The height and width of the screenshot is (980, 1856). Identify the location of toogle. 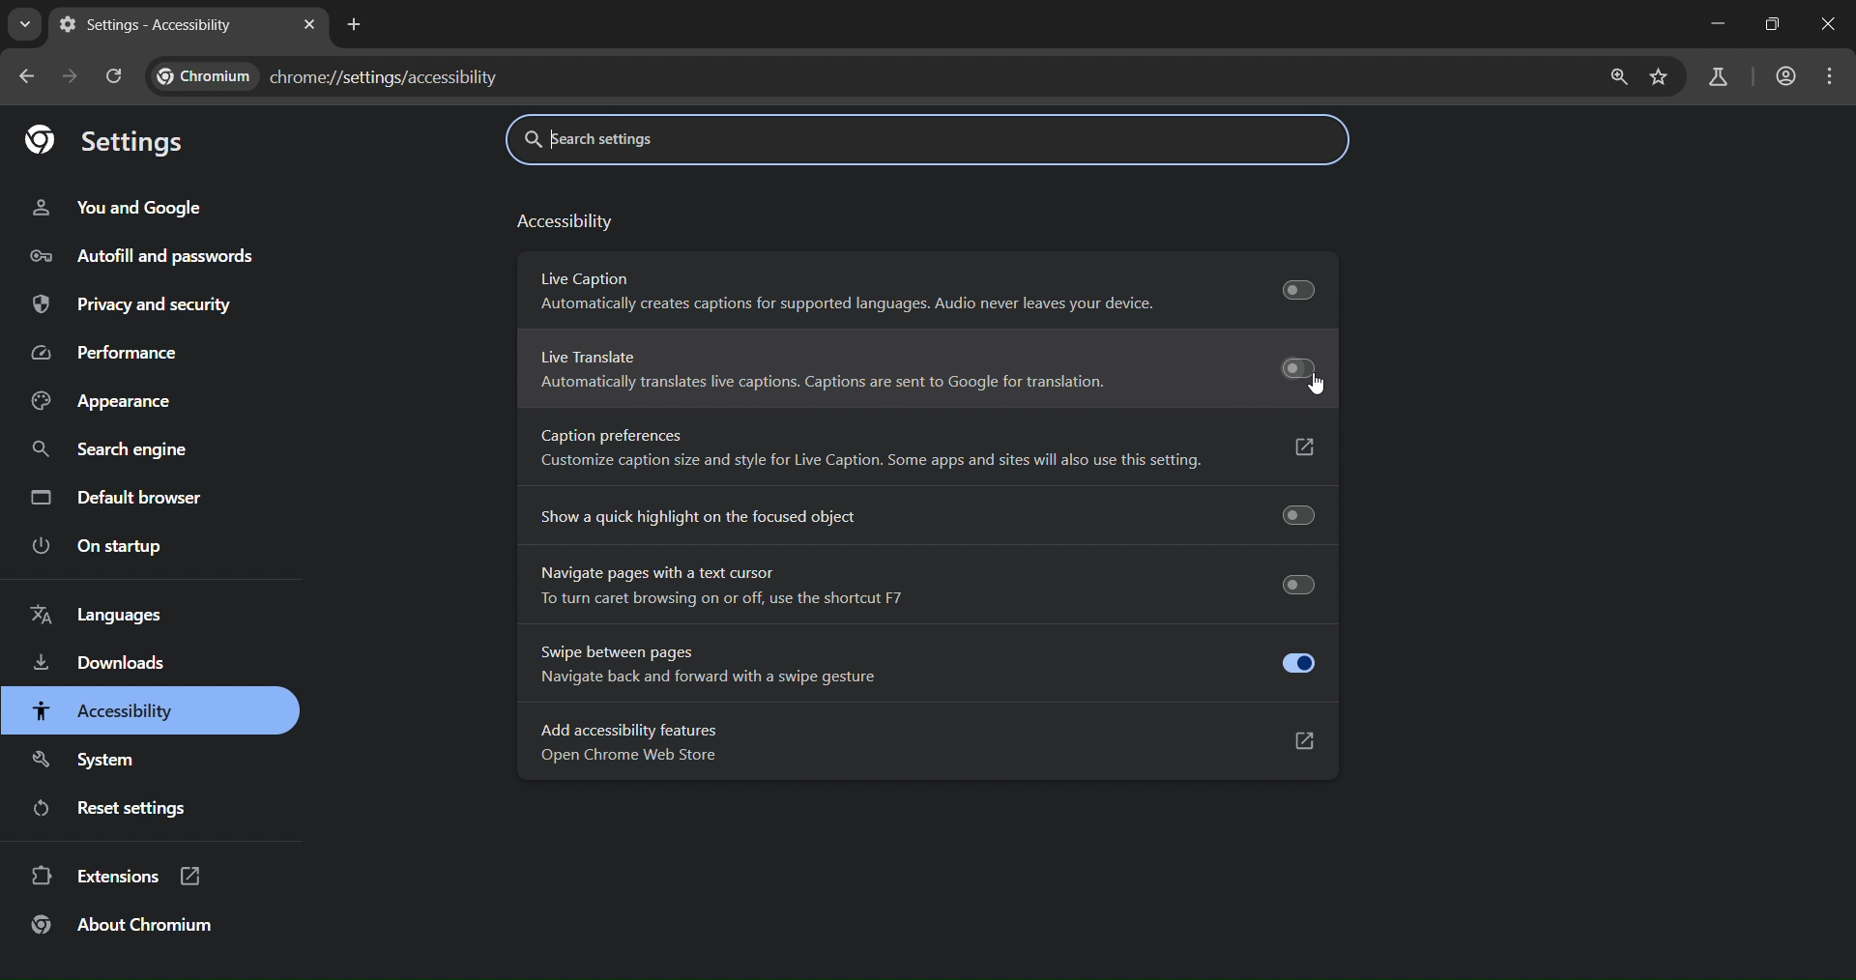
(1285, 367).